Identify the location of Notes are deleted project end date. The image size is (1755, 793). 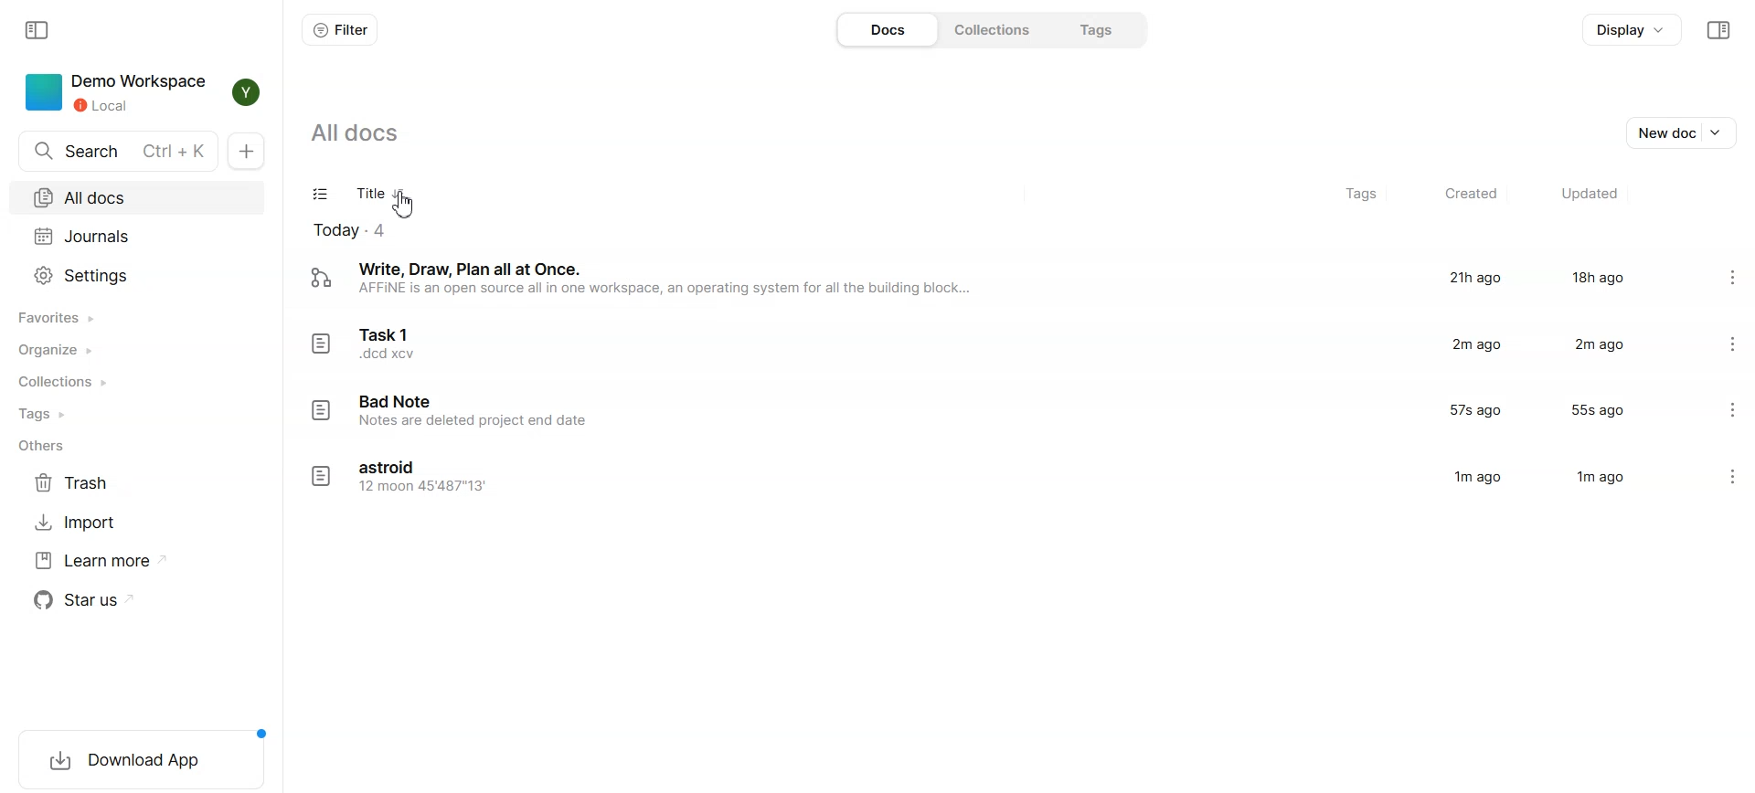
(478, 421).